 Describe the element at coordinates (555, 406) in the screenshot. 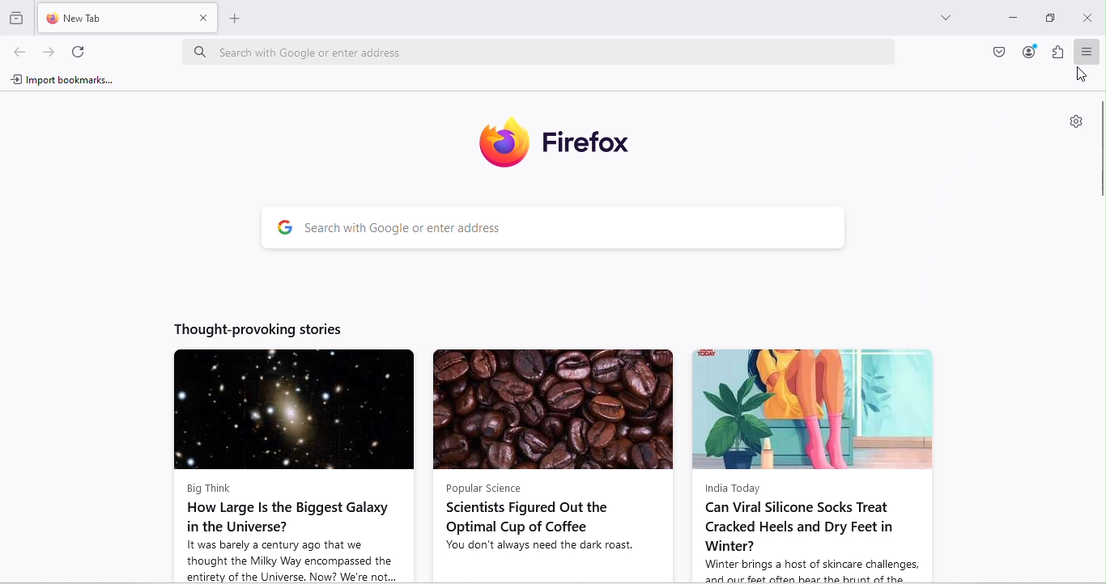

I see `Image` at that location.